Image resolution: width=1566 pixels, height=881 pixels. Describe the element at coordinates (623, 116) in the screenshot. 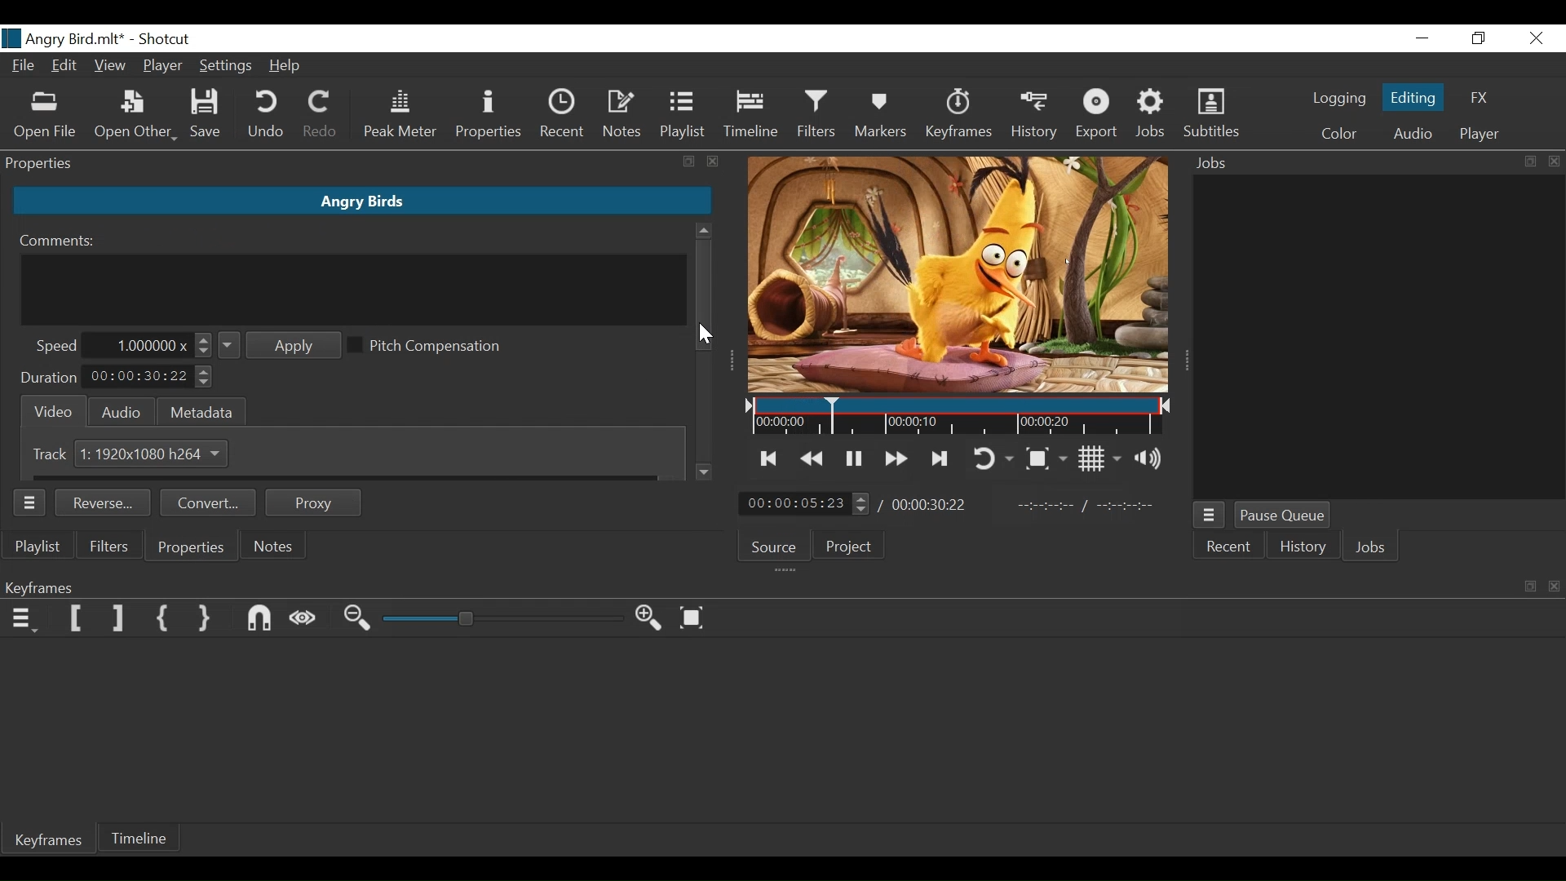

I see `Notes` at that location.